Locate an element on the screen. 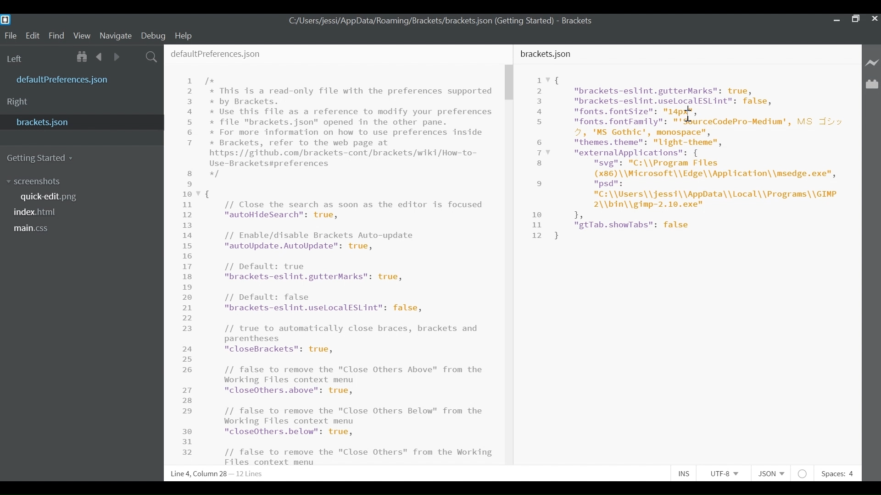 This screenshot has height=495, width=881. No lintel Available for JSON is located at coordinates (805, 473).